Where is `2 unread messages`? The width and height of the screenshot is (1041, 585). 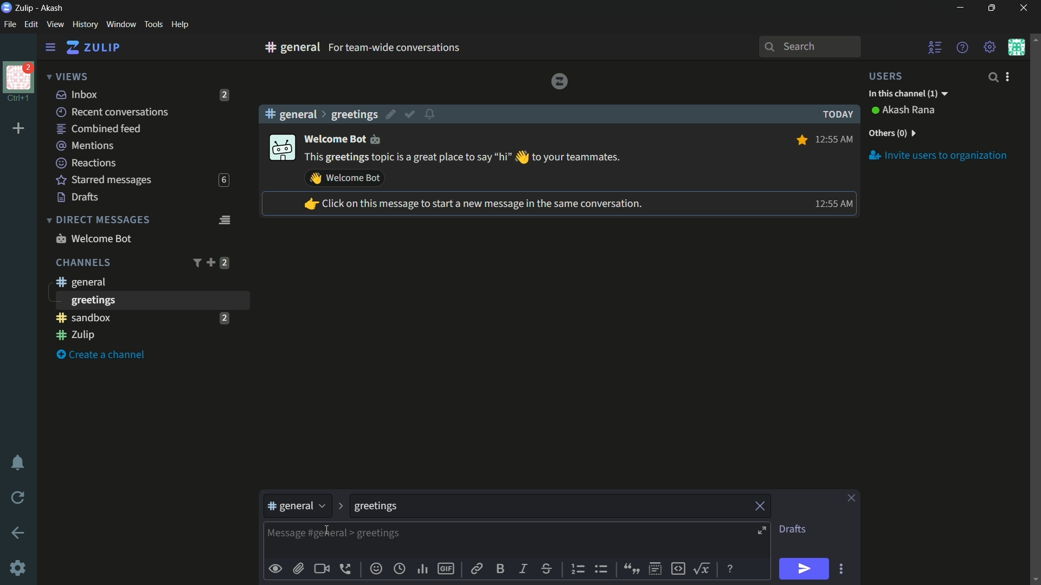 2 unread messages is located at coordinates (224, 317).